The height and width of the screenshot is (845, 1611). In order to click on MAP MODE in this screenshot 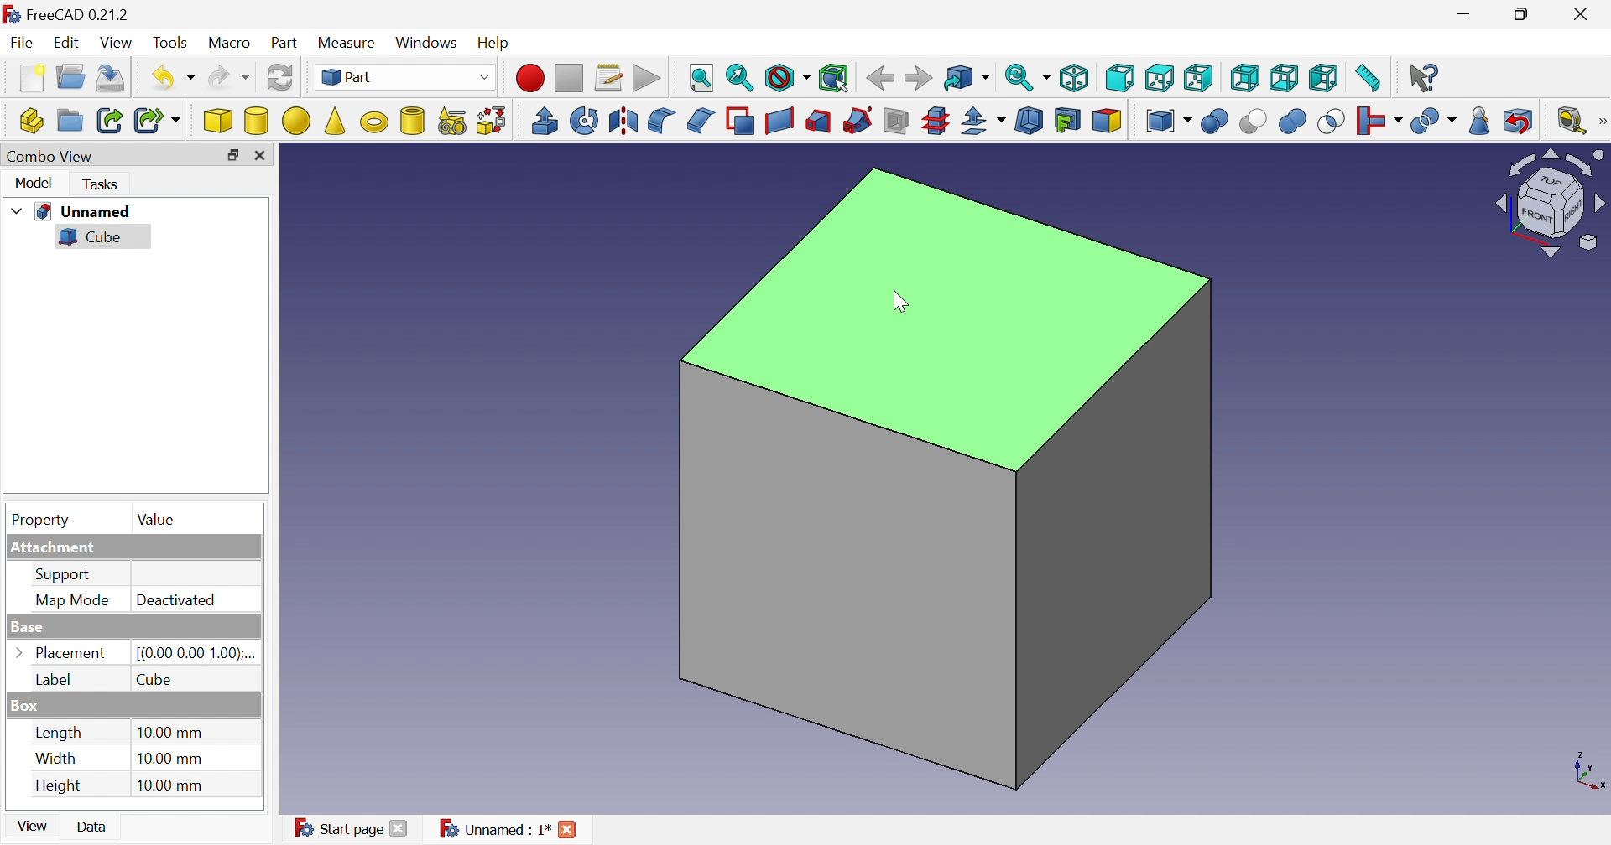, I will do `click(73, 601)`.